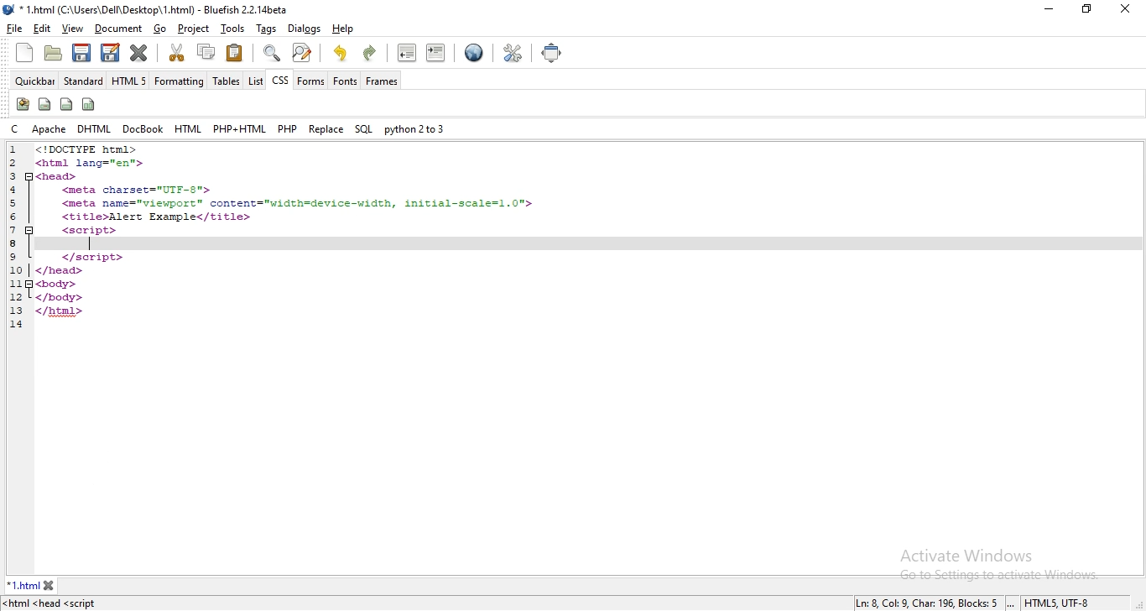 This screenshot has width=1146, height=611. Describe the element at coordinates (16, 189) in the screenshot. I see `4` at that location.